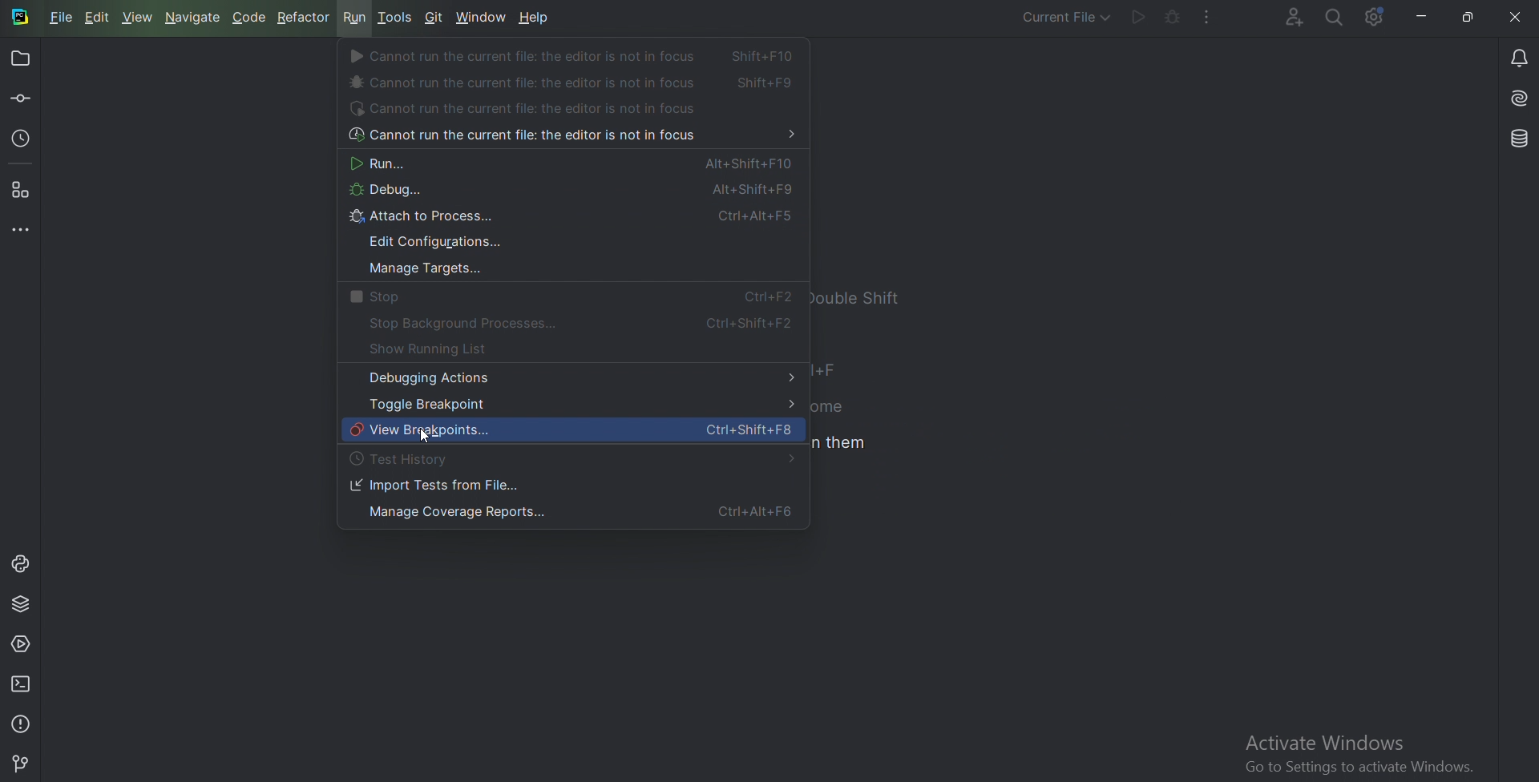 The width and height of the screenshot is (1539, 782). I want to click on Navigate, so click(195, 18).